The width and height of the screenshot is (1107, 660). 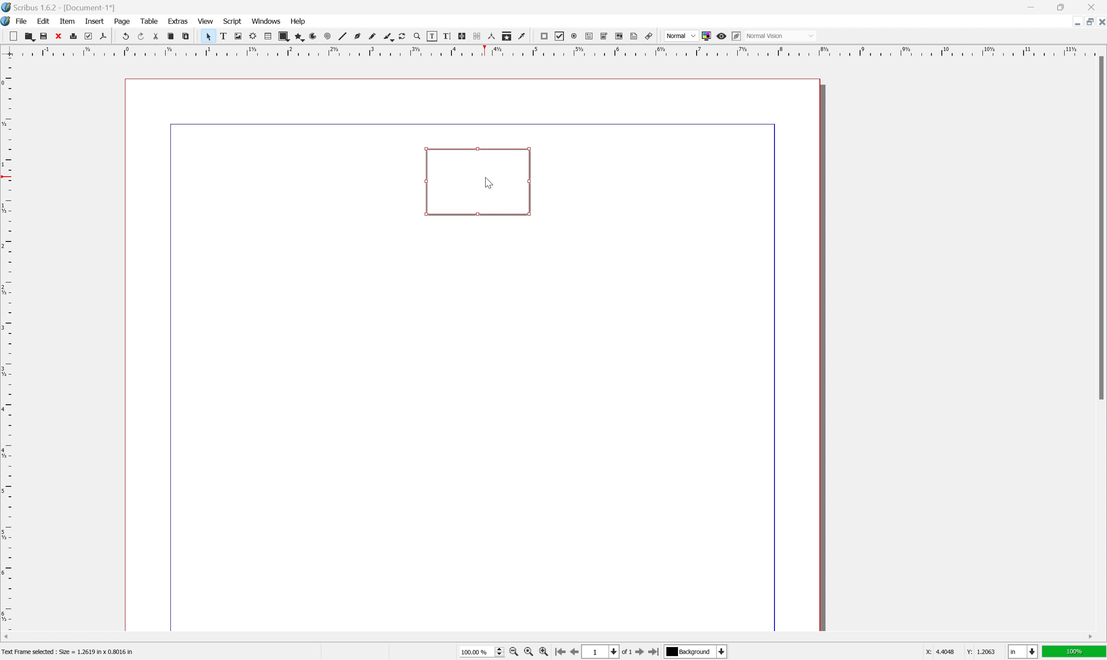 I want to click on scroll bar, so click(x=1098, y=227).